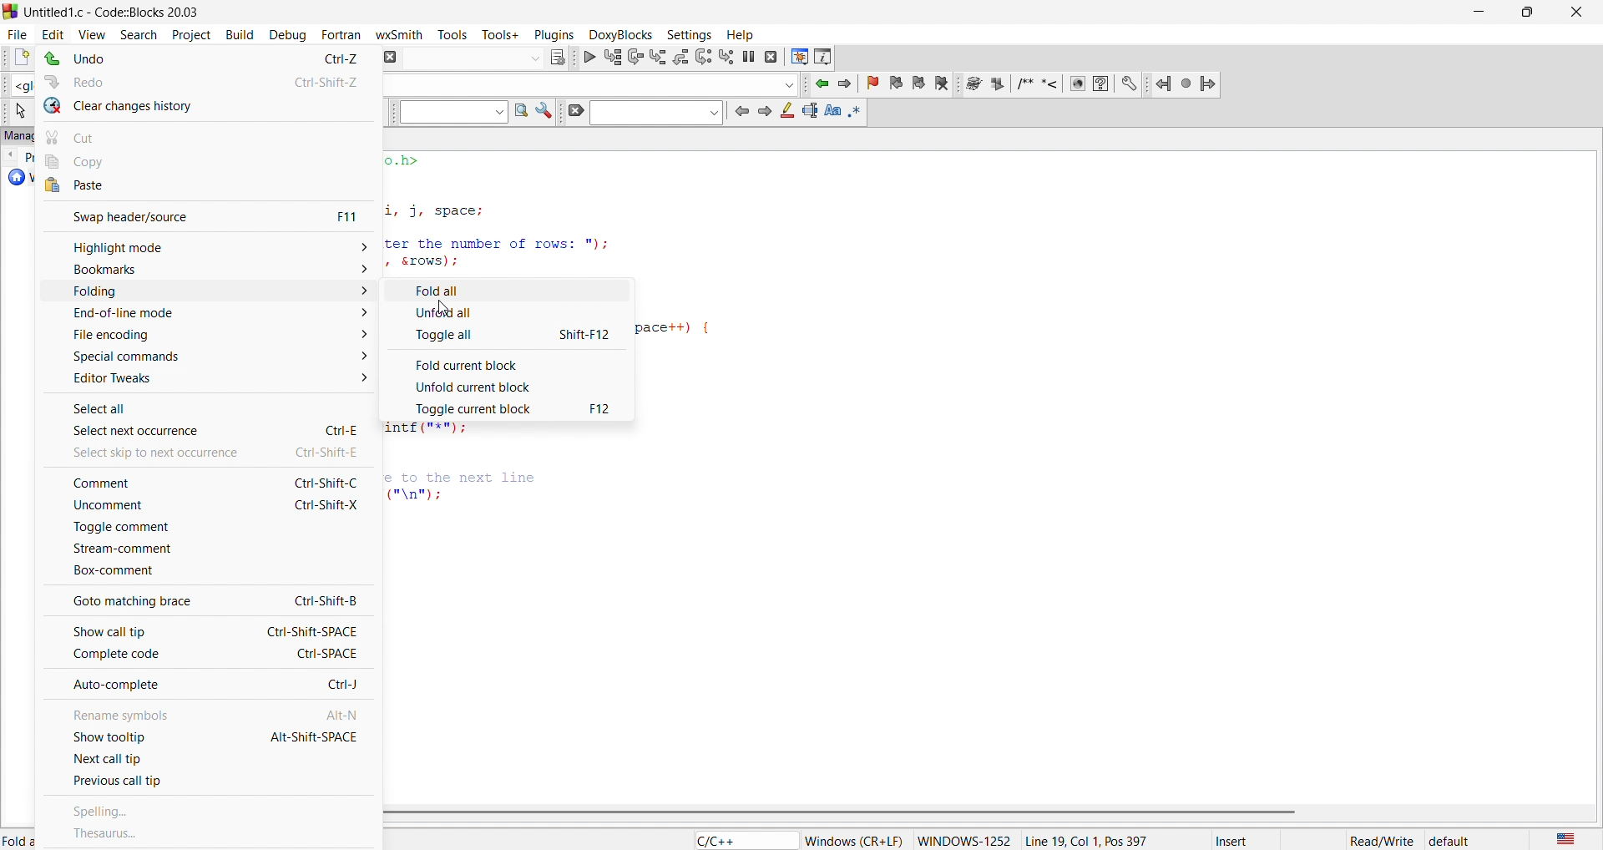 Image resolution: width=1603 pixels, height=850 pixels. I want to click on jump backward, so click(823, 83).